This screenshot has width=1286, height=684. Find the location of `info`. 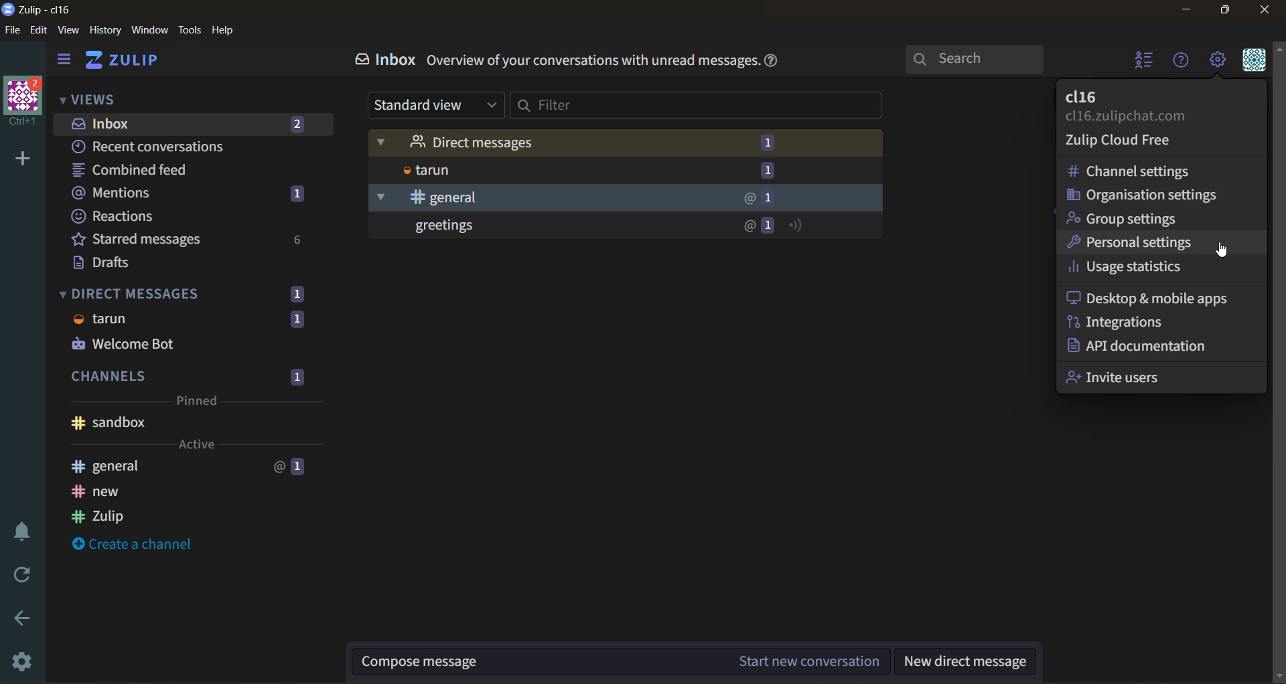

info is located at coordinates (605, 61).